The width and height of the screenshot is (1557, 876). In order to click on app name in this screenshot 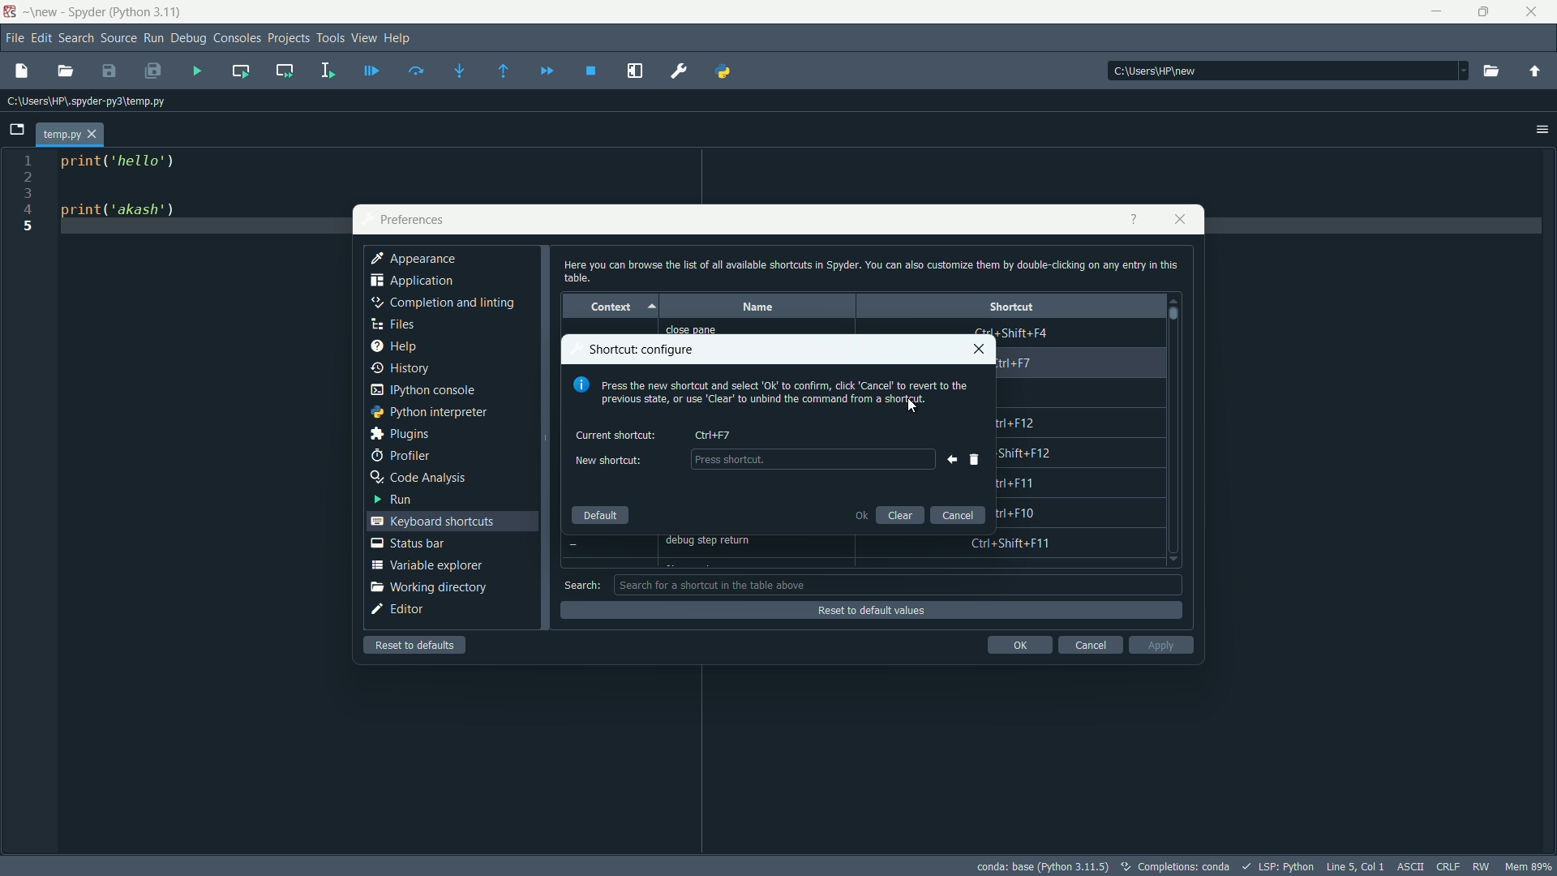, I will do `click(105, 14)`.